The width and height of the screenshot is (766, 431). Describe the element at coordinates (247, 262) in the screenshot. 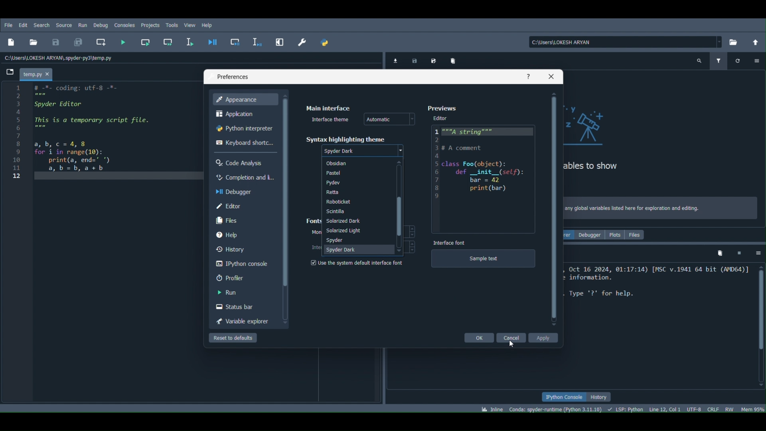

I see `IPython console` at that location.